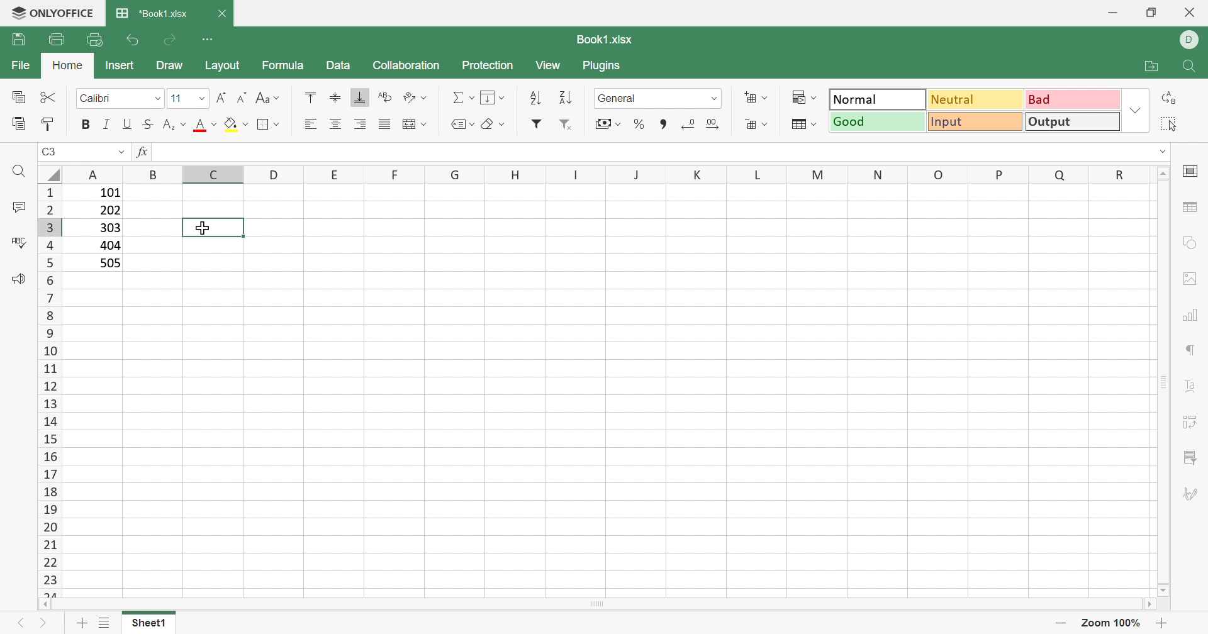  I want to click on Justified, so click(386, 123).